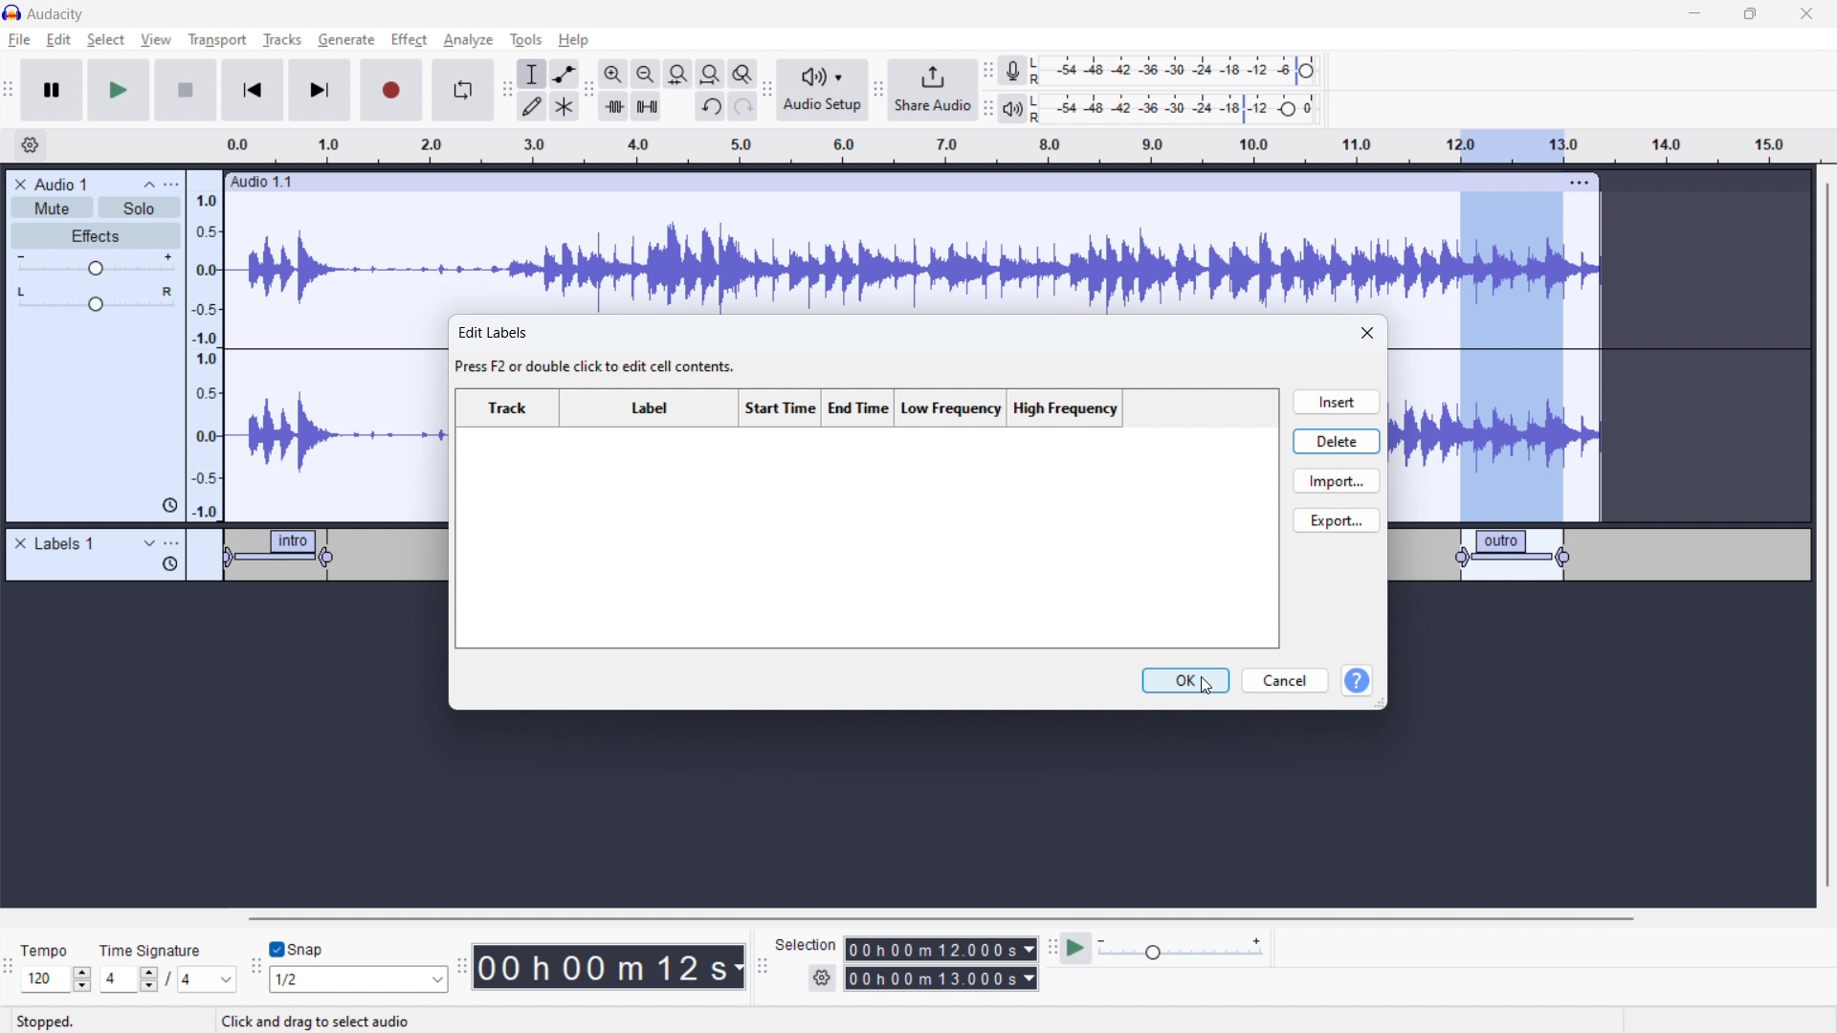  Describe the element at coordinates (59, 14) in the screenshot. I see `Audacity` at that location.